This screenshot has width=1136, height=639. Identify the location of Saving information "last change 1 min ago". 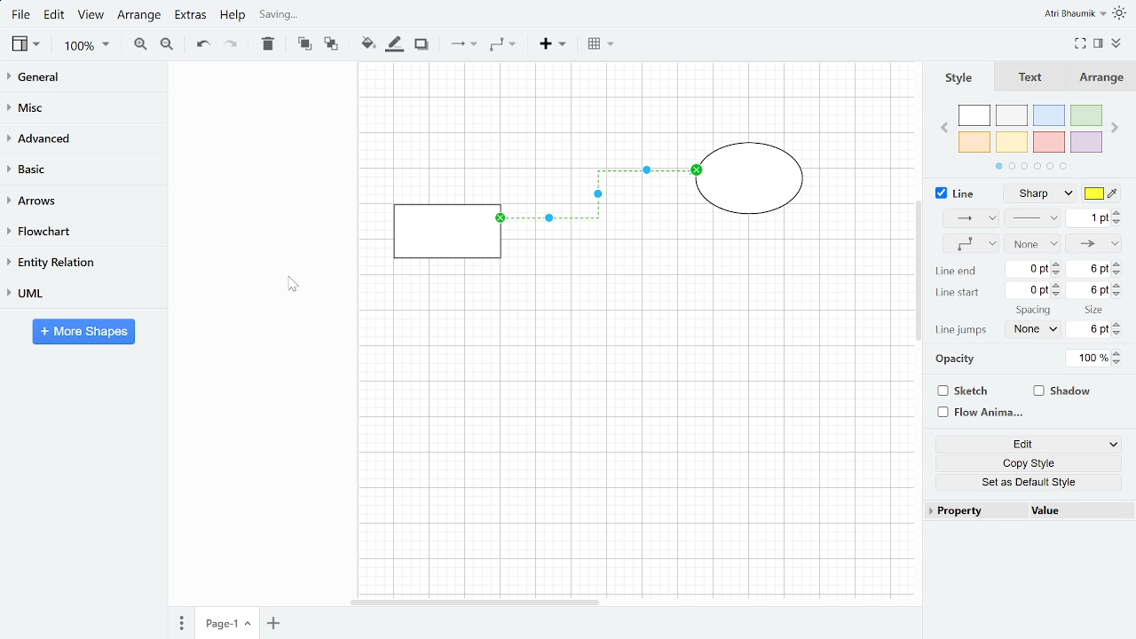
(328, 15).